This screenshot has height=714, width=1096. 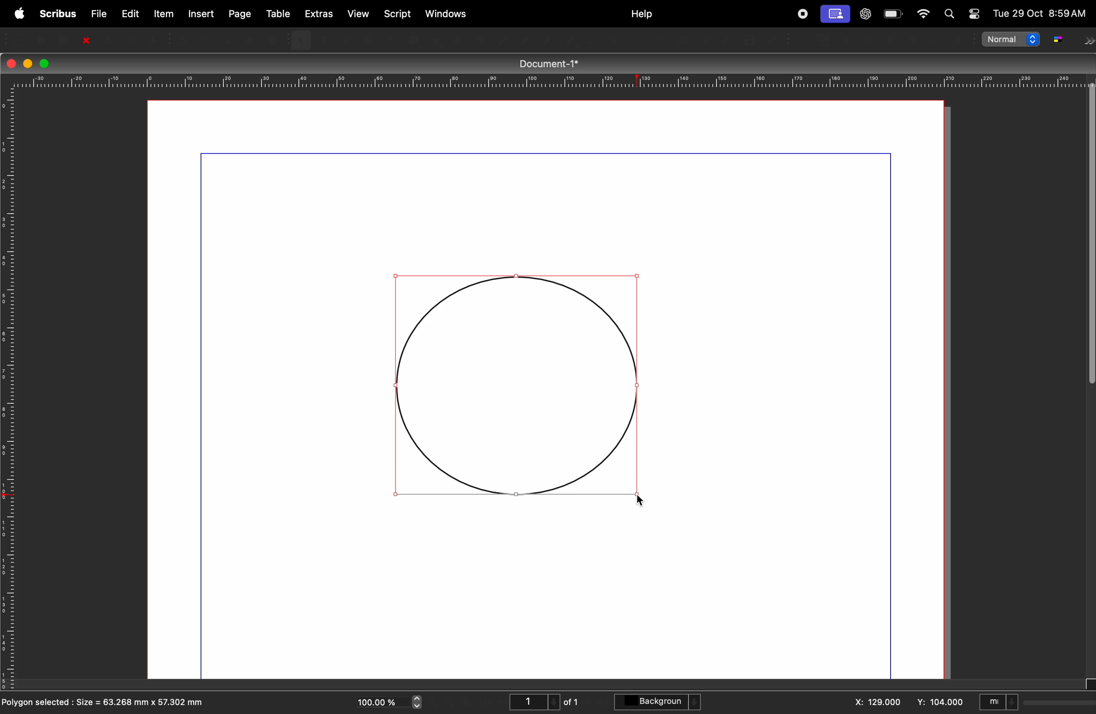 What do you see at coordinates (20, 39) in the screenshot?
I see `new` at bounding box center [20, 39].